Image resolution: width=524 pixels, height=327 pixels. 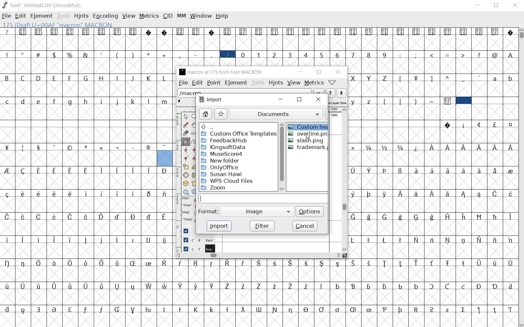 I want to click on Symbol, so click(x=463, y=240).